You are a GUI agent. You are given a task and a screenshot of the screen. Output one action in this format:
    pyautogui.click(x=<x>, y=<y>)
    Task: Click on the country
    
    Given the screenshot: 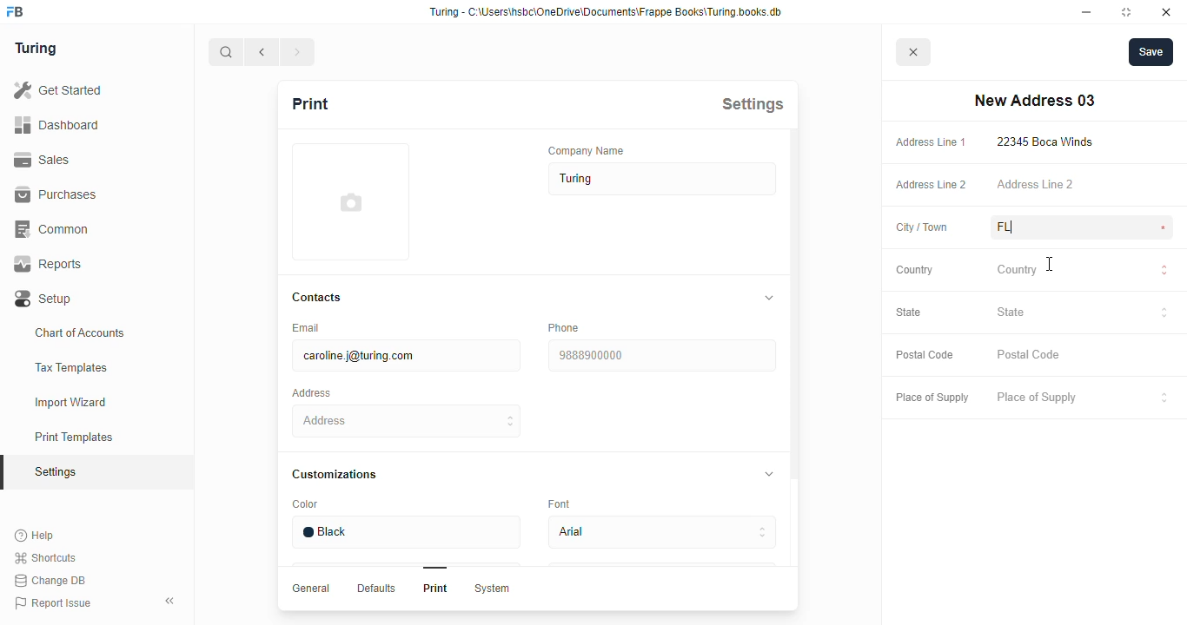 What is the action you would take?
    pyautogui.click(x=915, y=270)
    